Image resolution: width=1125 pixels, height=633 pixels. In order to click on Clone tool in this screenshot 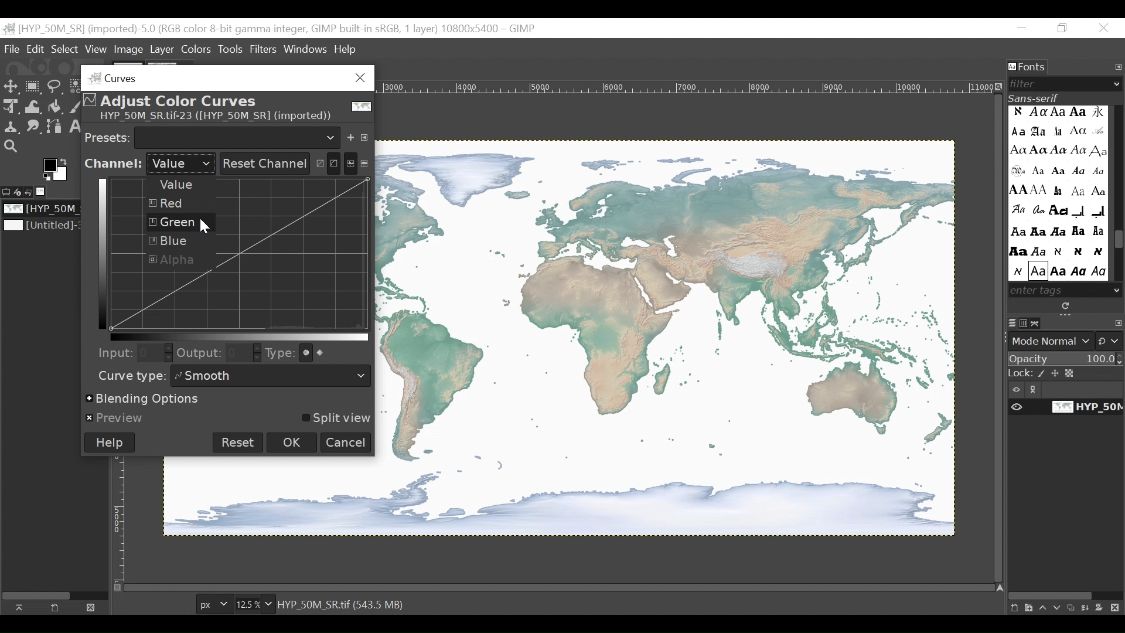, I will do `click(11, 127)`.